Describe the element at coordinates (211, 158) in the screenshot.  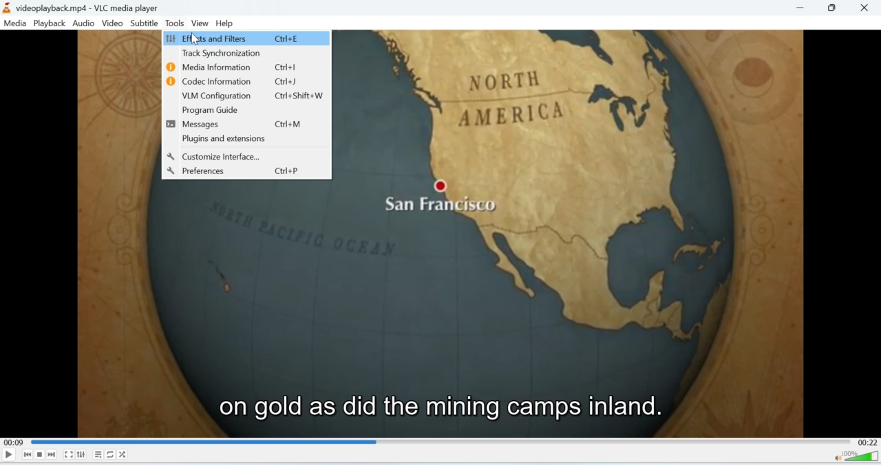
I see `Customize Interface` at that location.